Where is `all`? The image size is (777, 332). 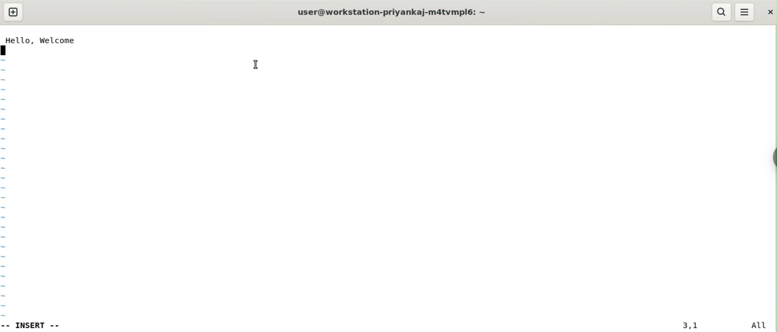 all is located at coordinates (762, 325).